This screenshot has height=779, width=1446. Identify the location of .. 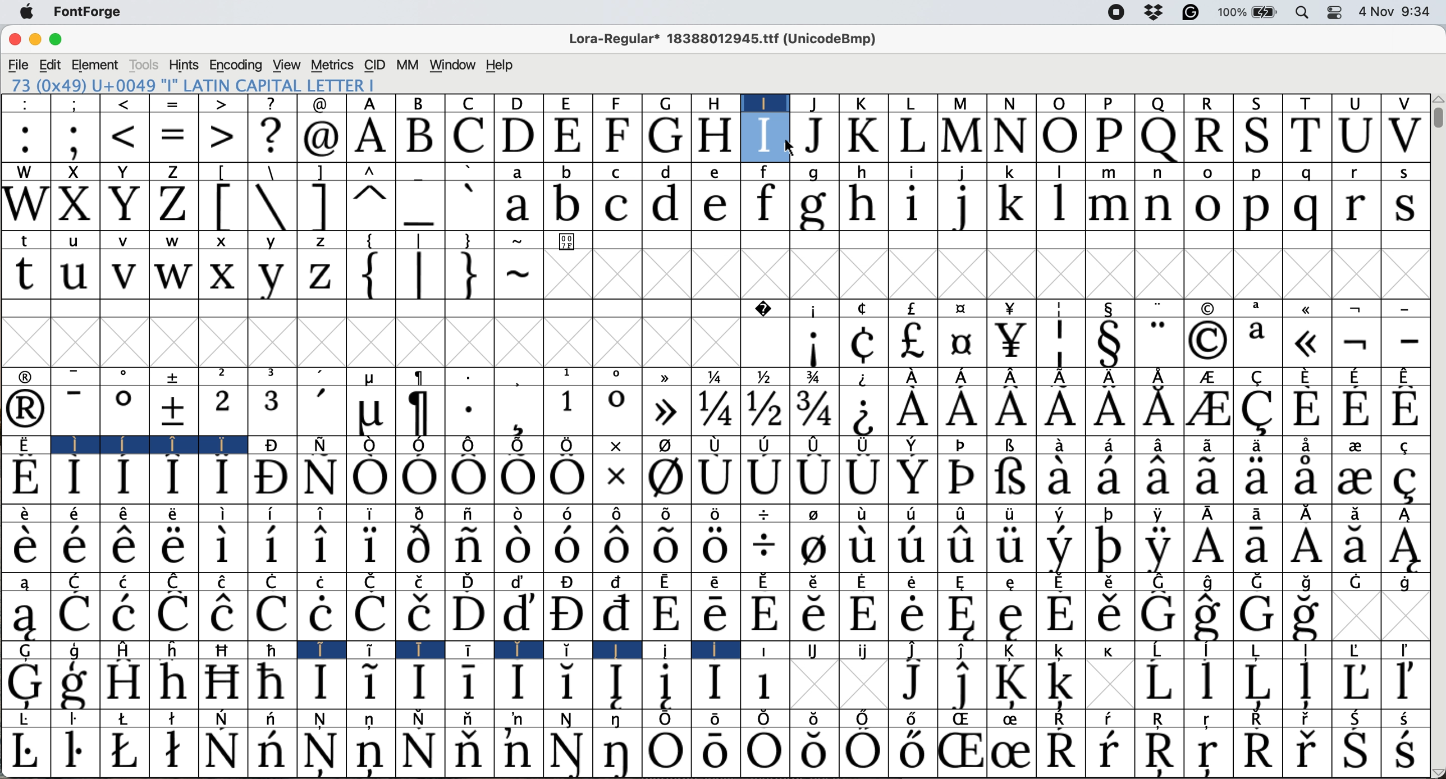
(468, 413).